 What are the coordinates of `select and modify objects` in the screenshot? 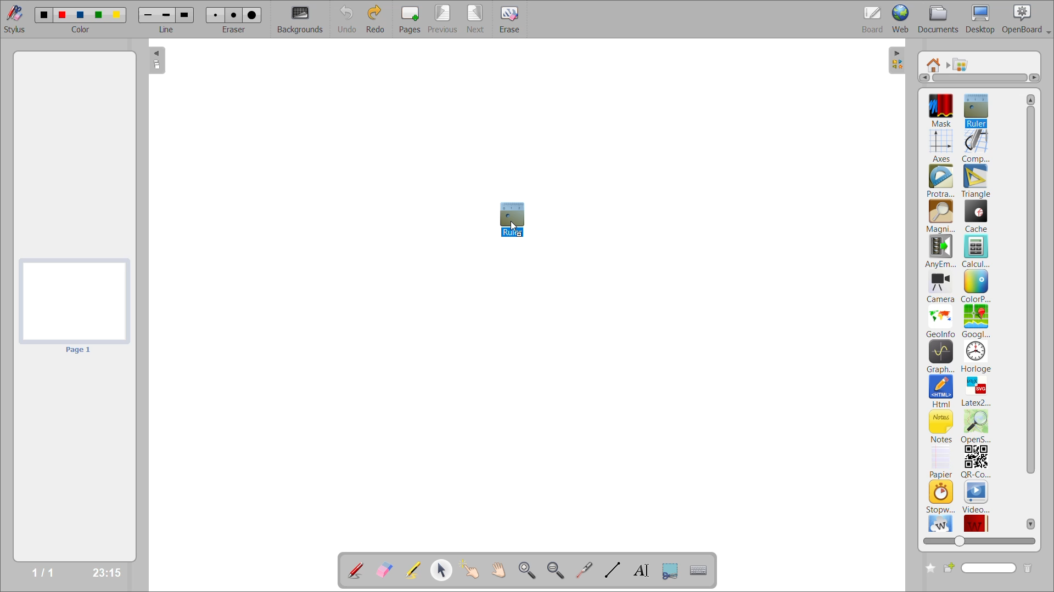 It's located at (444, 571).